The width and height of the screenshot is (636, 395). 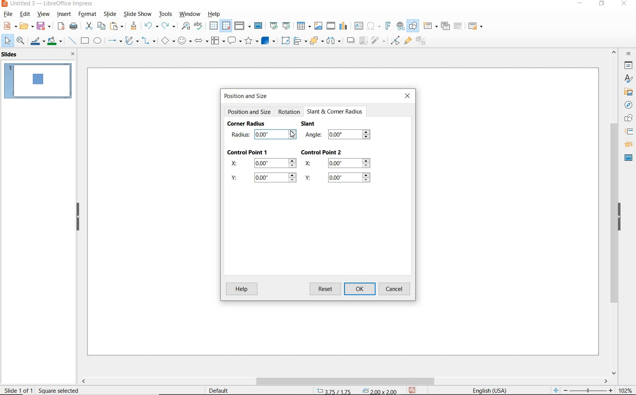 I want to click on arrange, so click(x=316, y=42).